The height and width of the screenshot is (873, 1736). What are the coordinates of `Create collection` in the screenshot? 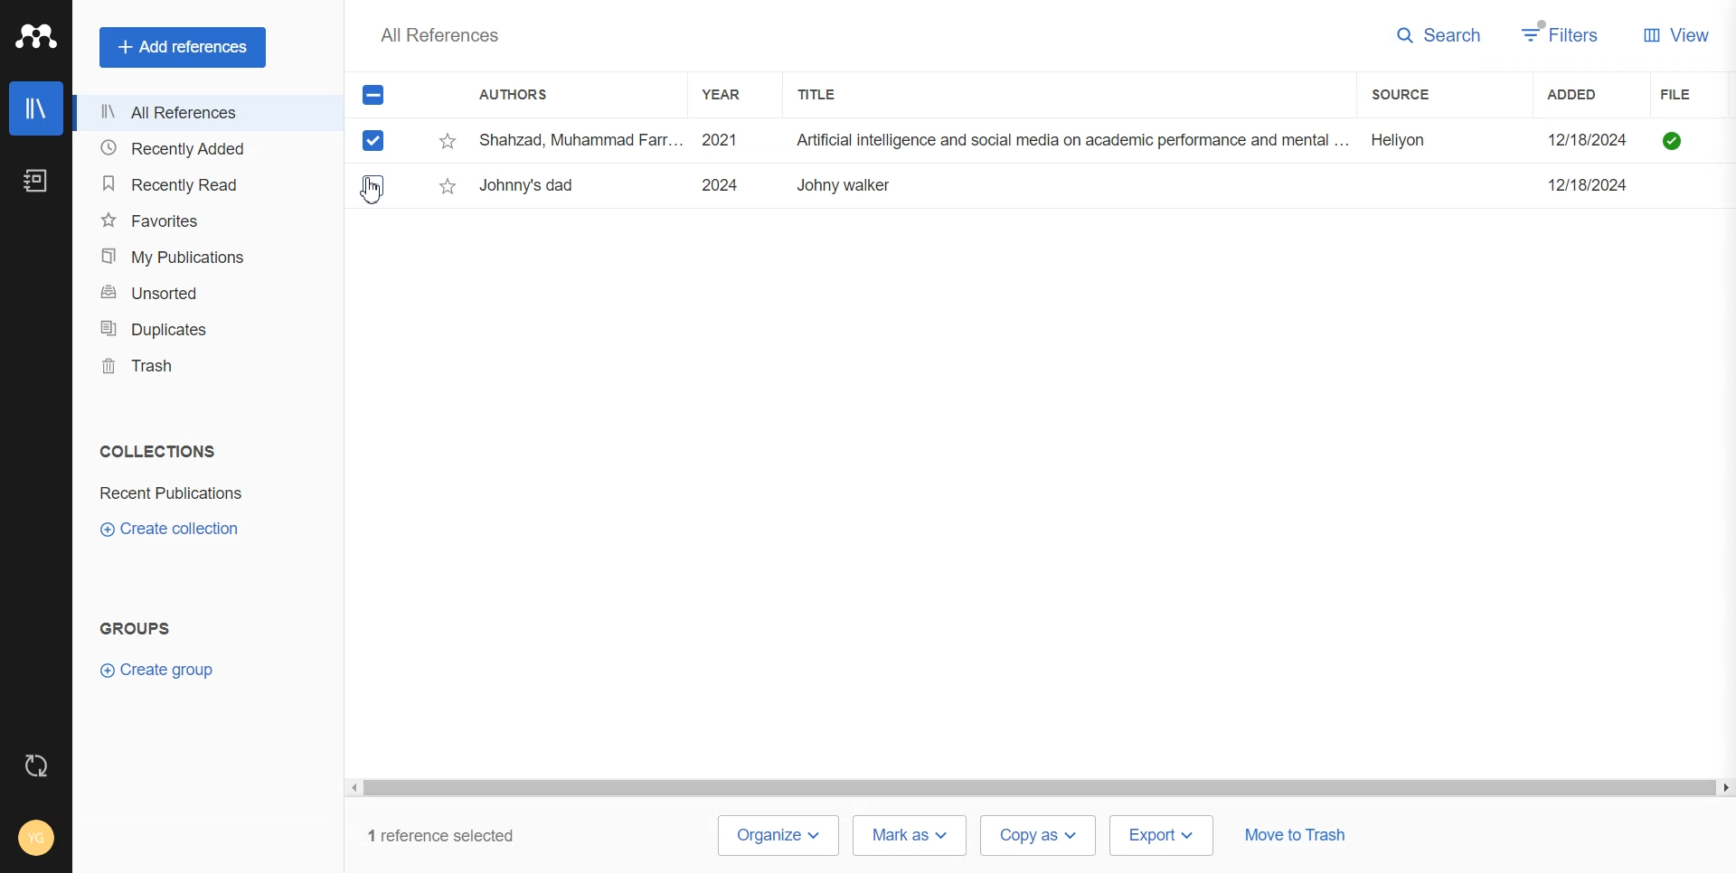 It's located at (171, 528).